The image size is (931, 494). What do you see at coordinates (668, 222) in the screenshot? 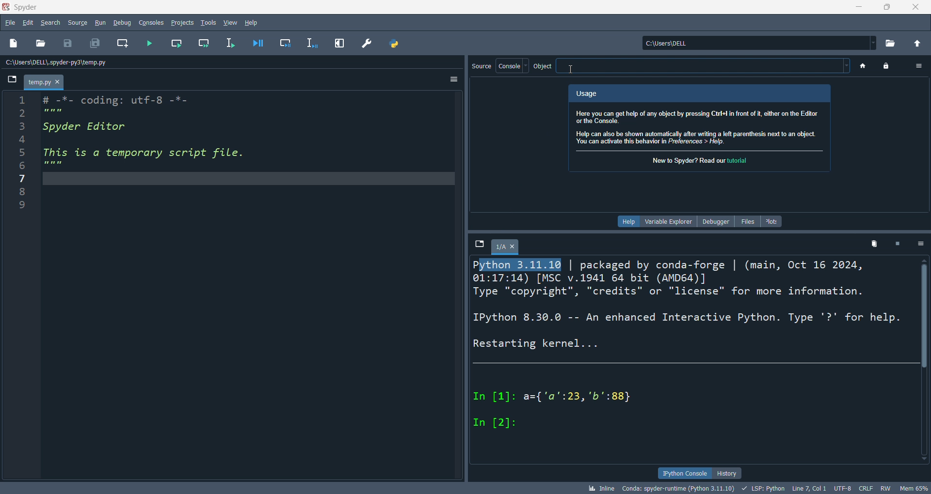
I see `variable explorer` at bounding box center [668, 222].